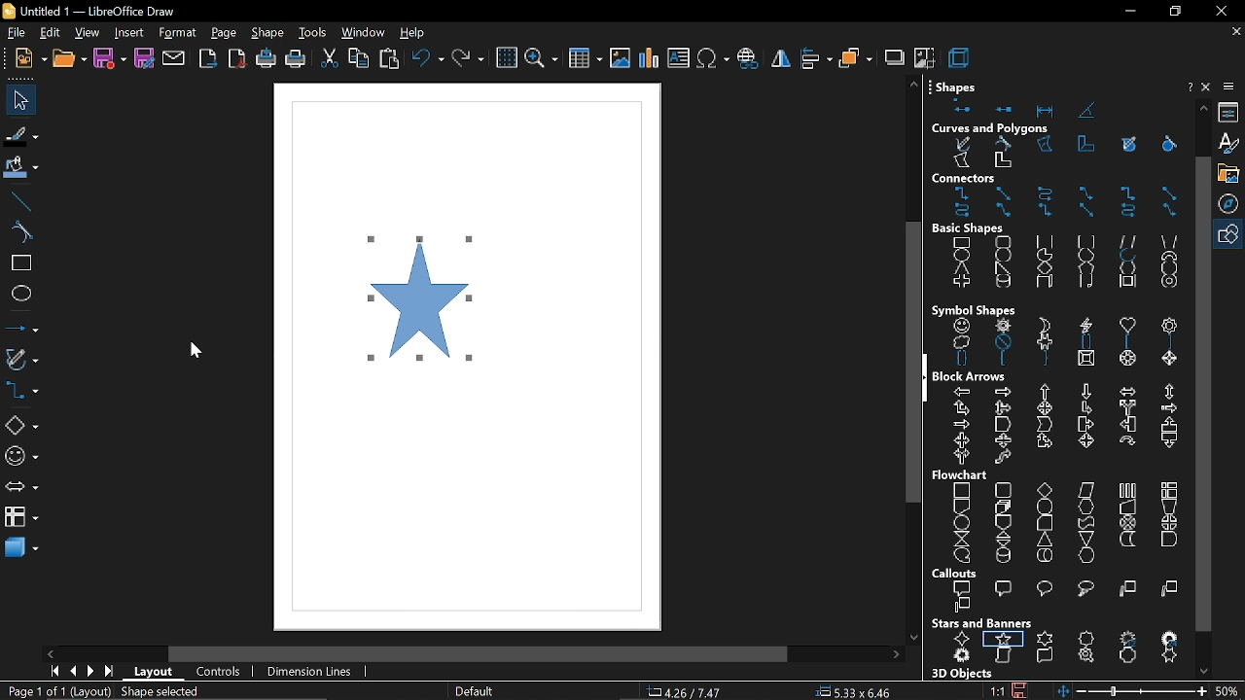 This screenshot has width=1245, height=700. I want to click on go to first page, so click(53, 671).